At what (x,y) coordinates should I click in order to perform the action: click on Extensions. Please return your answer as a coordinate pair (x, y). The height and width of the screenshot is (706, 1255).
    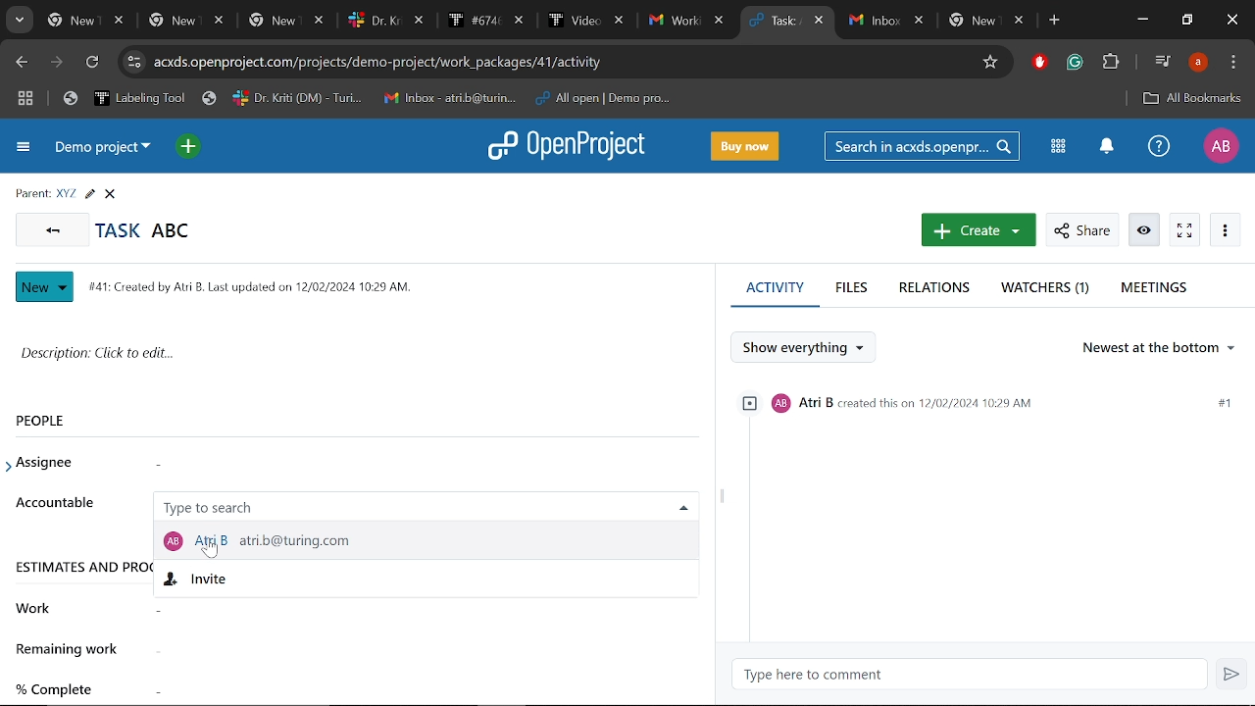
    Looking at the image, I should click on (1110, 63).